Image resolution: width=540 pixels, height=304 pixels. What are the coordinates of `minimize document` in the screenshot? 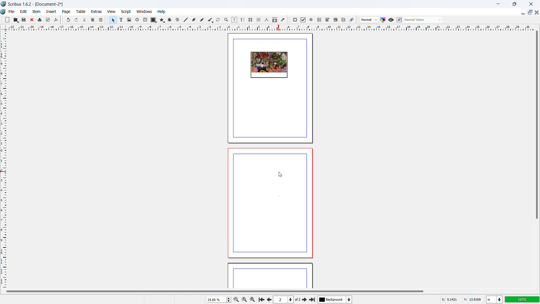 It's located at (522, 13).